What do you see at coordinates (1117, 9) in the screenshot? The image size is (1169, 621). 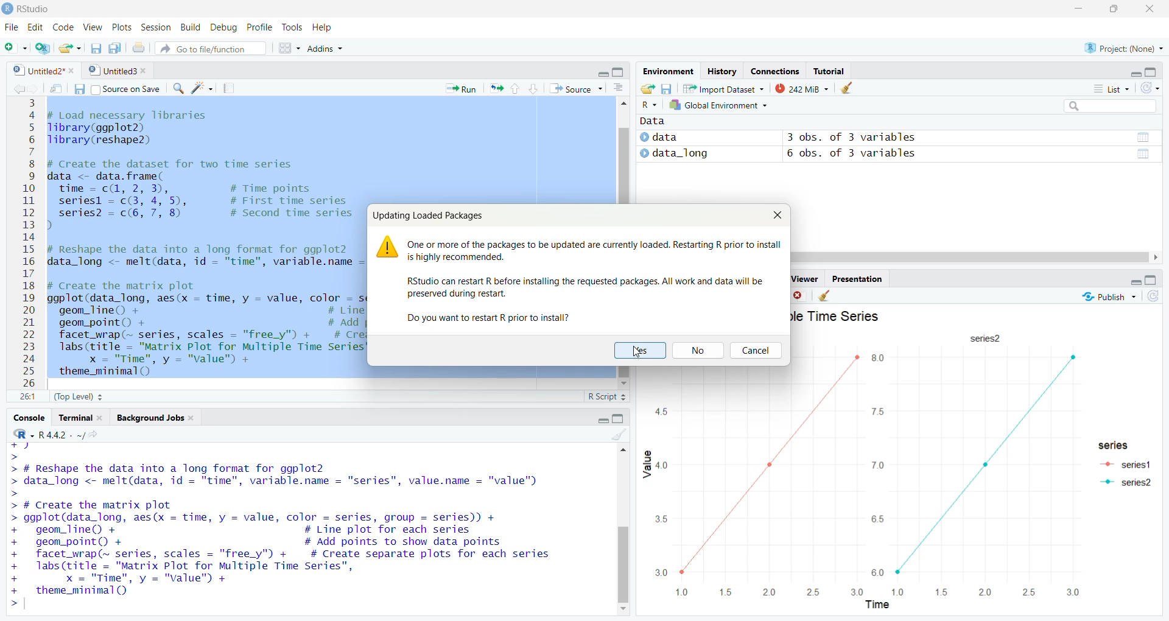 I see `Maximize` at bounding box center [1117, 9].